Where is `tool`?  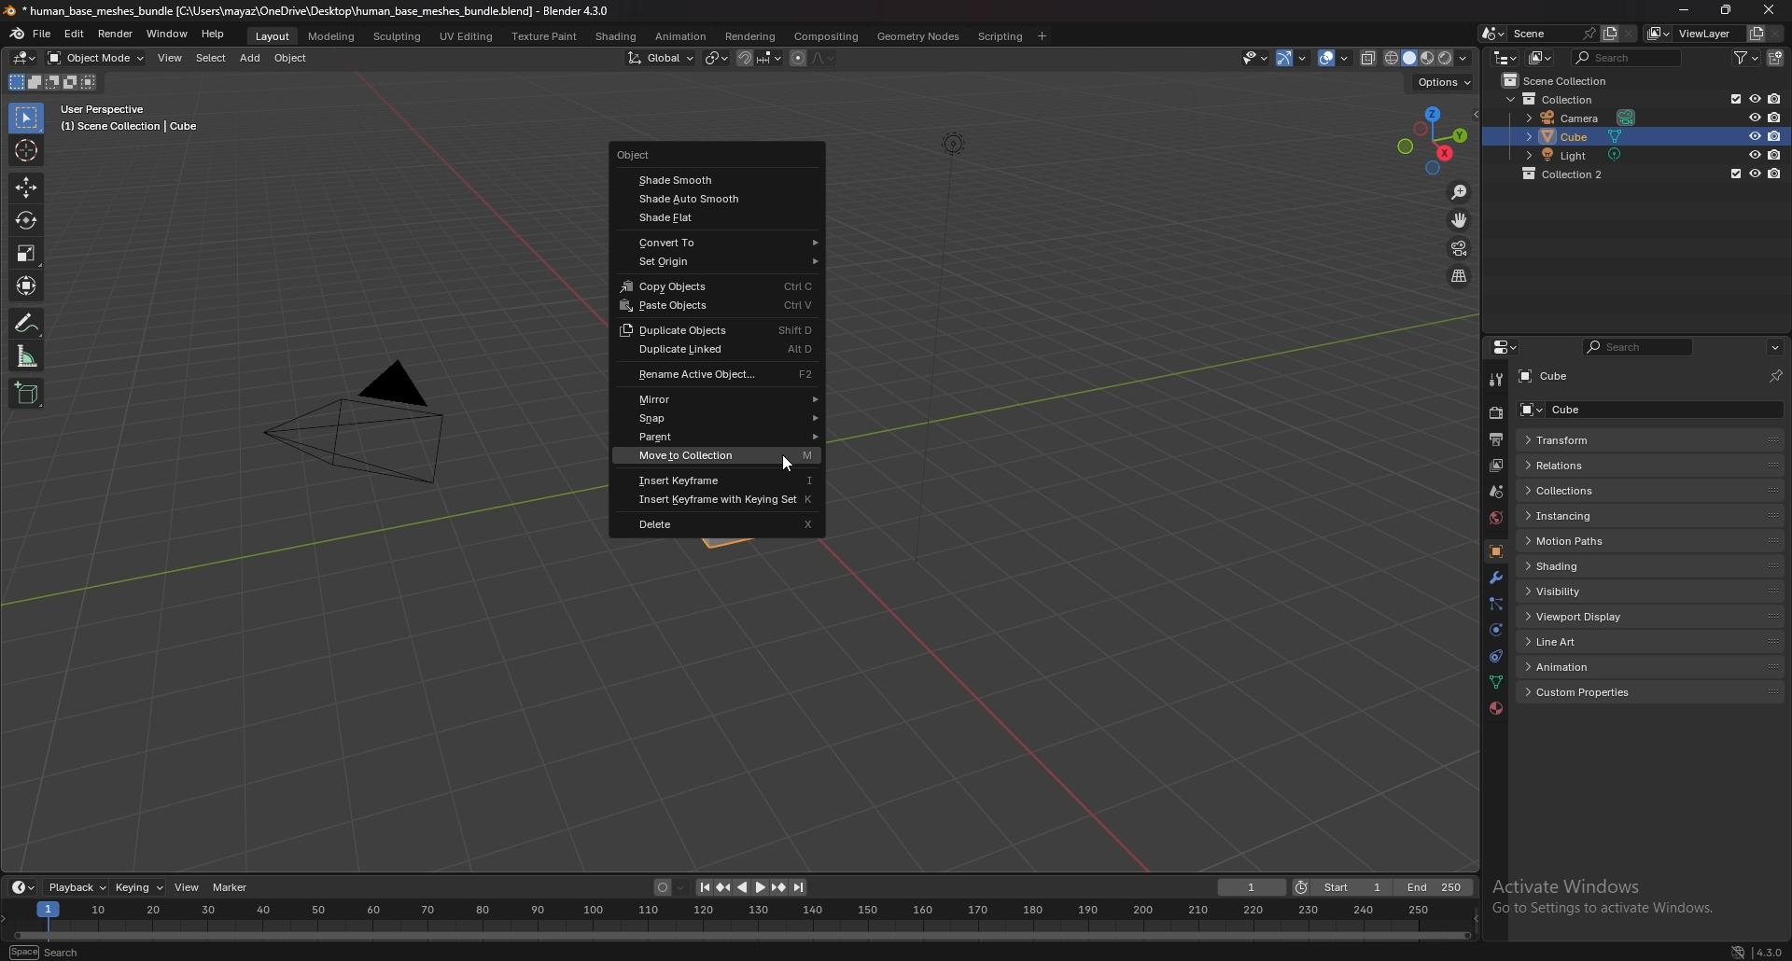 tool is located at coordinates (1497, 380).